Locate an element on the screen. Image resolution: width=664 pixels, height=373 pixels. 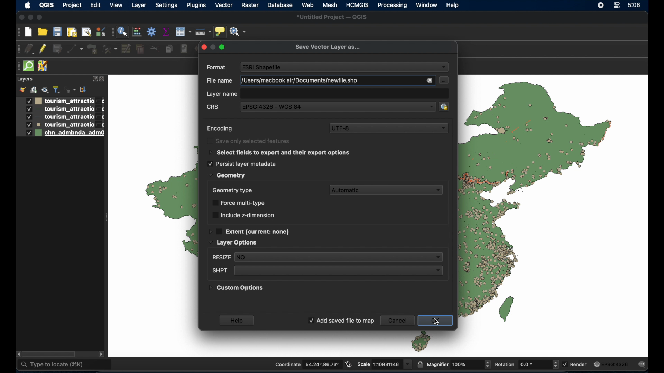
current edits  is located at coordinates (30, 49).